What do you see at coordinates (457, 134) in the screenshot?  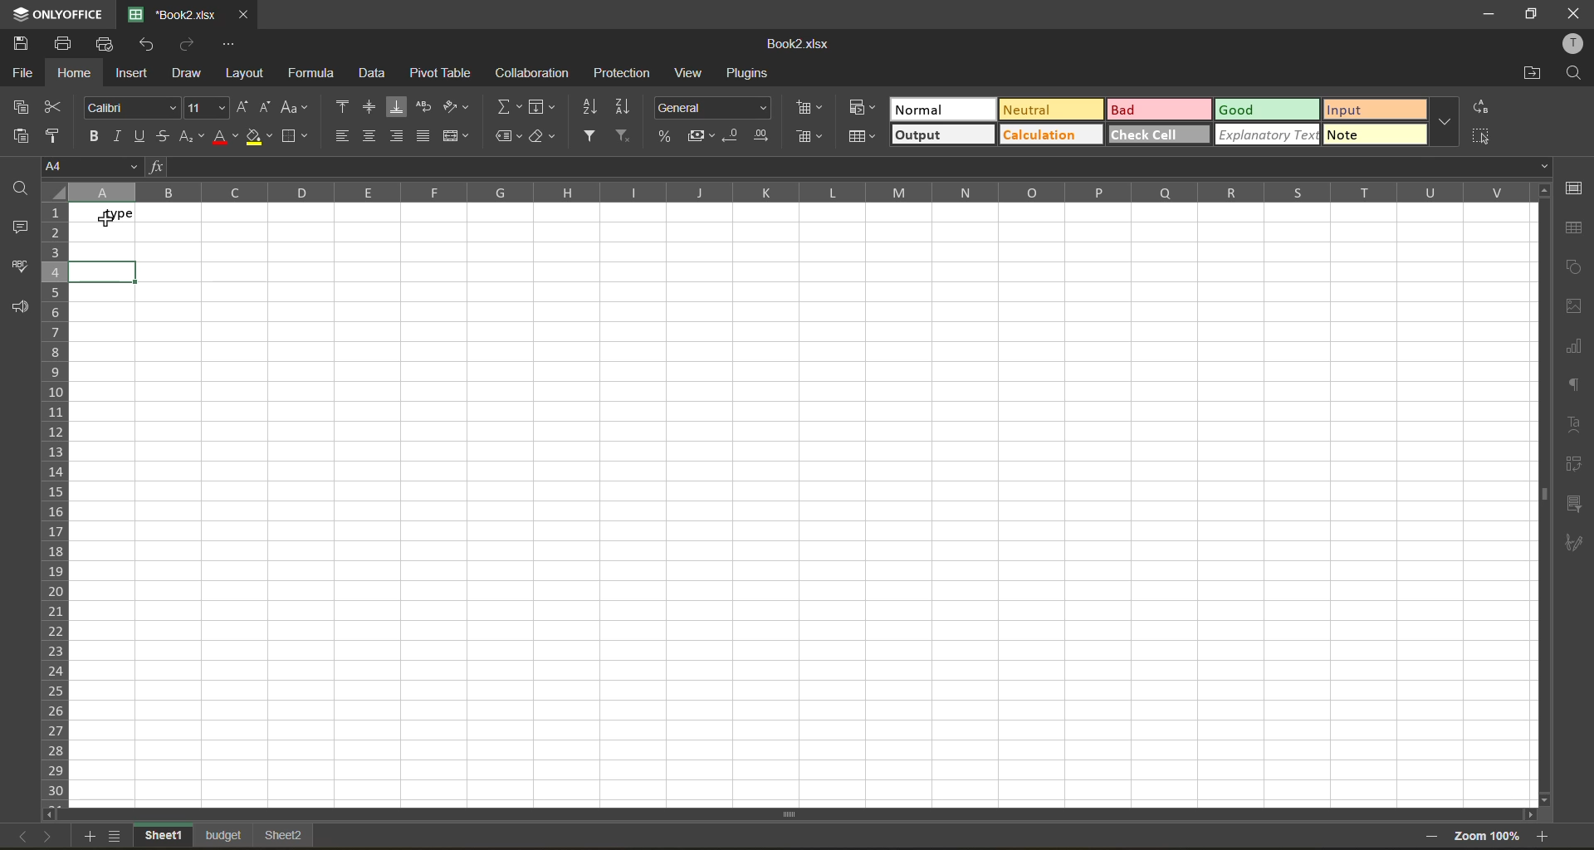 I see `merge and center` at bounding box center [457, 134].